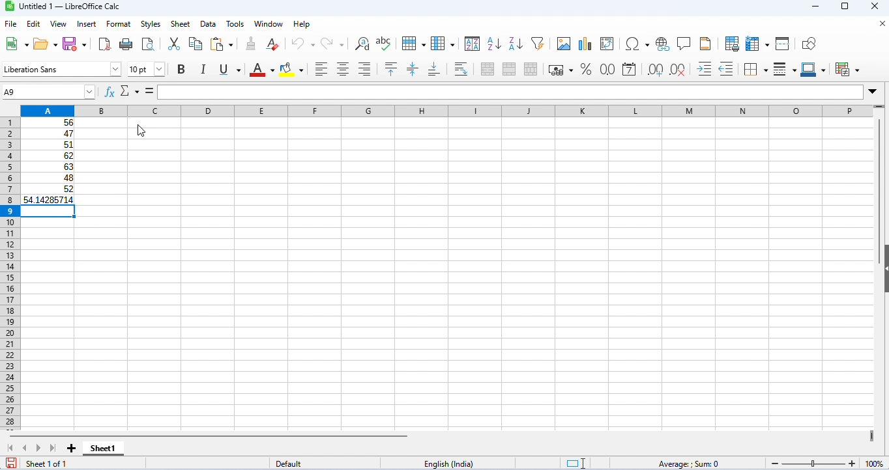  Describe the element at coordinates (785, 70) in the screenshot. I see `border style` at that location.